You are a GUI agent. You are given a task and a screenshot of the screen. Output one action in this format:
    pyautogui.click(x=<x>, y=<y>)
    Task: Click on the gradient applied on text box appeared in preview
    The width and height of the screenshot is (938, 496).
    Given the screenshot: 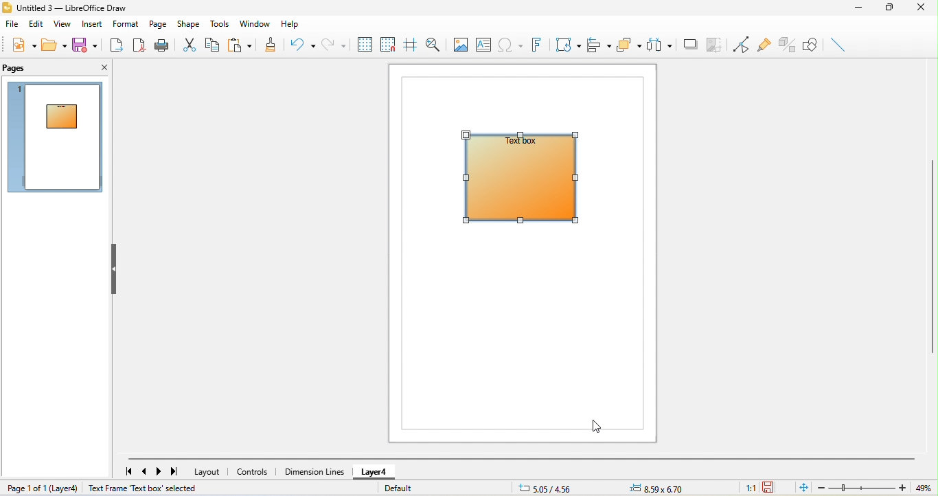 What is the action you would take?
    pyautogui.click(x=56, y=137)
    